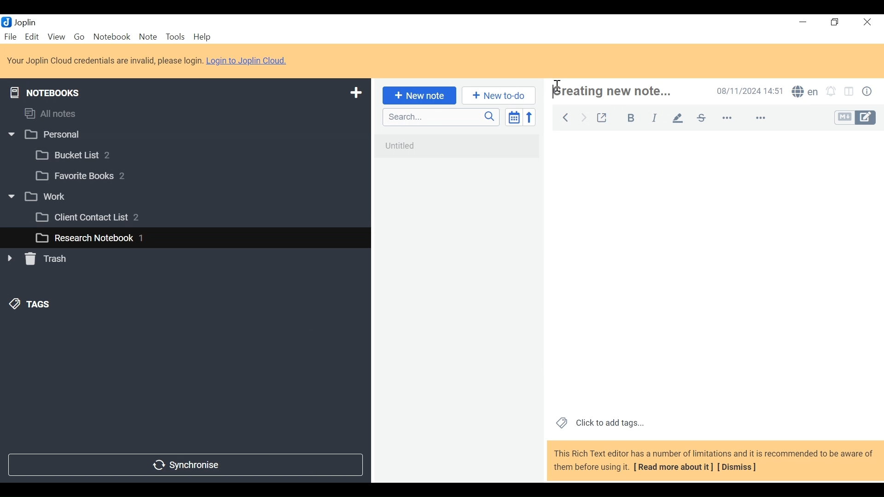  Describe the element at coordinates (88, 176) in the screenshot. I see `[3 Favorite Books 2` at that location.